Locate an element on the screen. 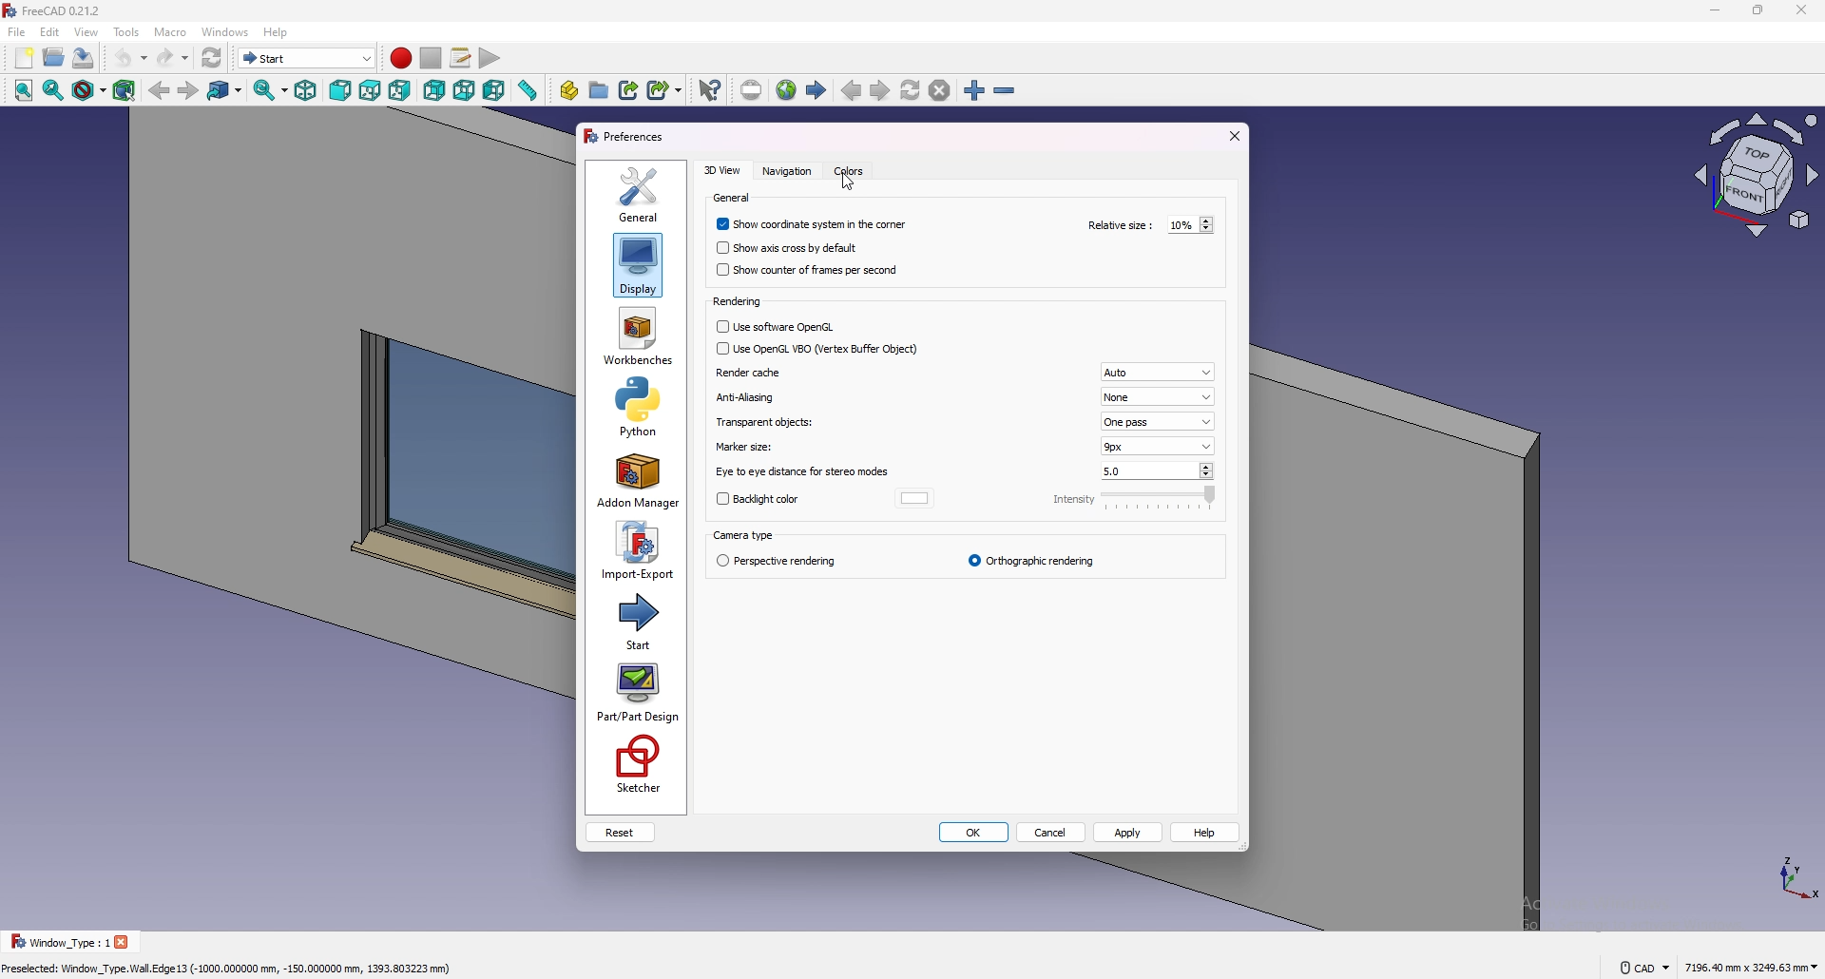 Image resolution: width=1825 pixels, height=979 pixels. refresh is located at coordinates (212, 58).